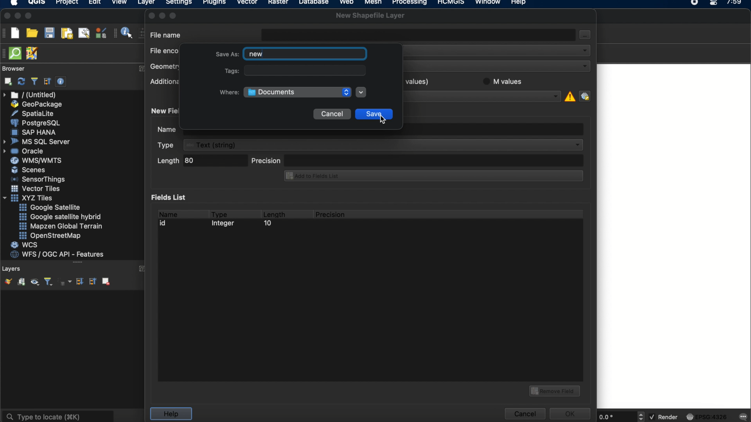  I want to click on M values, so click(507, 81).